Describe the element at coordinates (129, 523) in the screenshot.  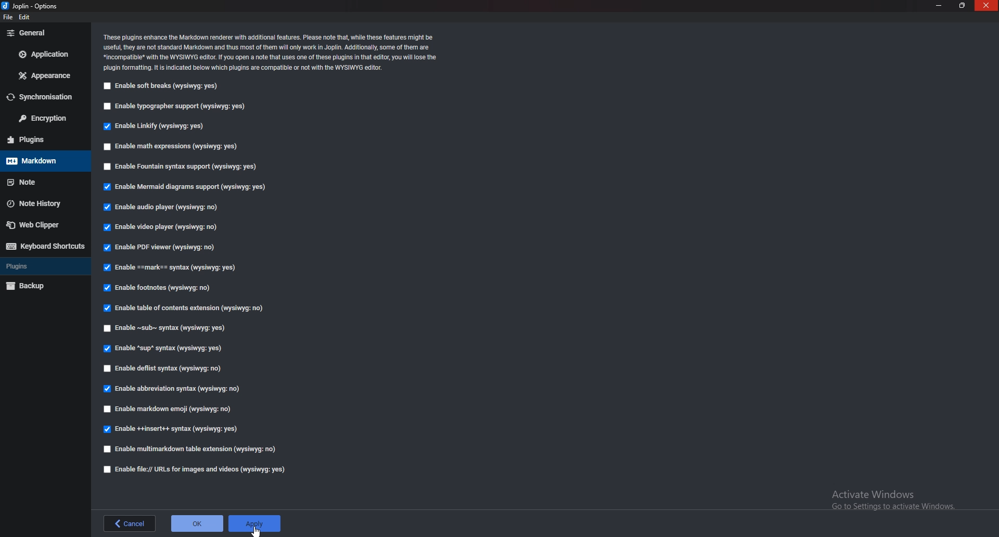
I see `back` at that location.